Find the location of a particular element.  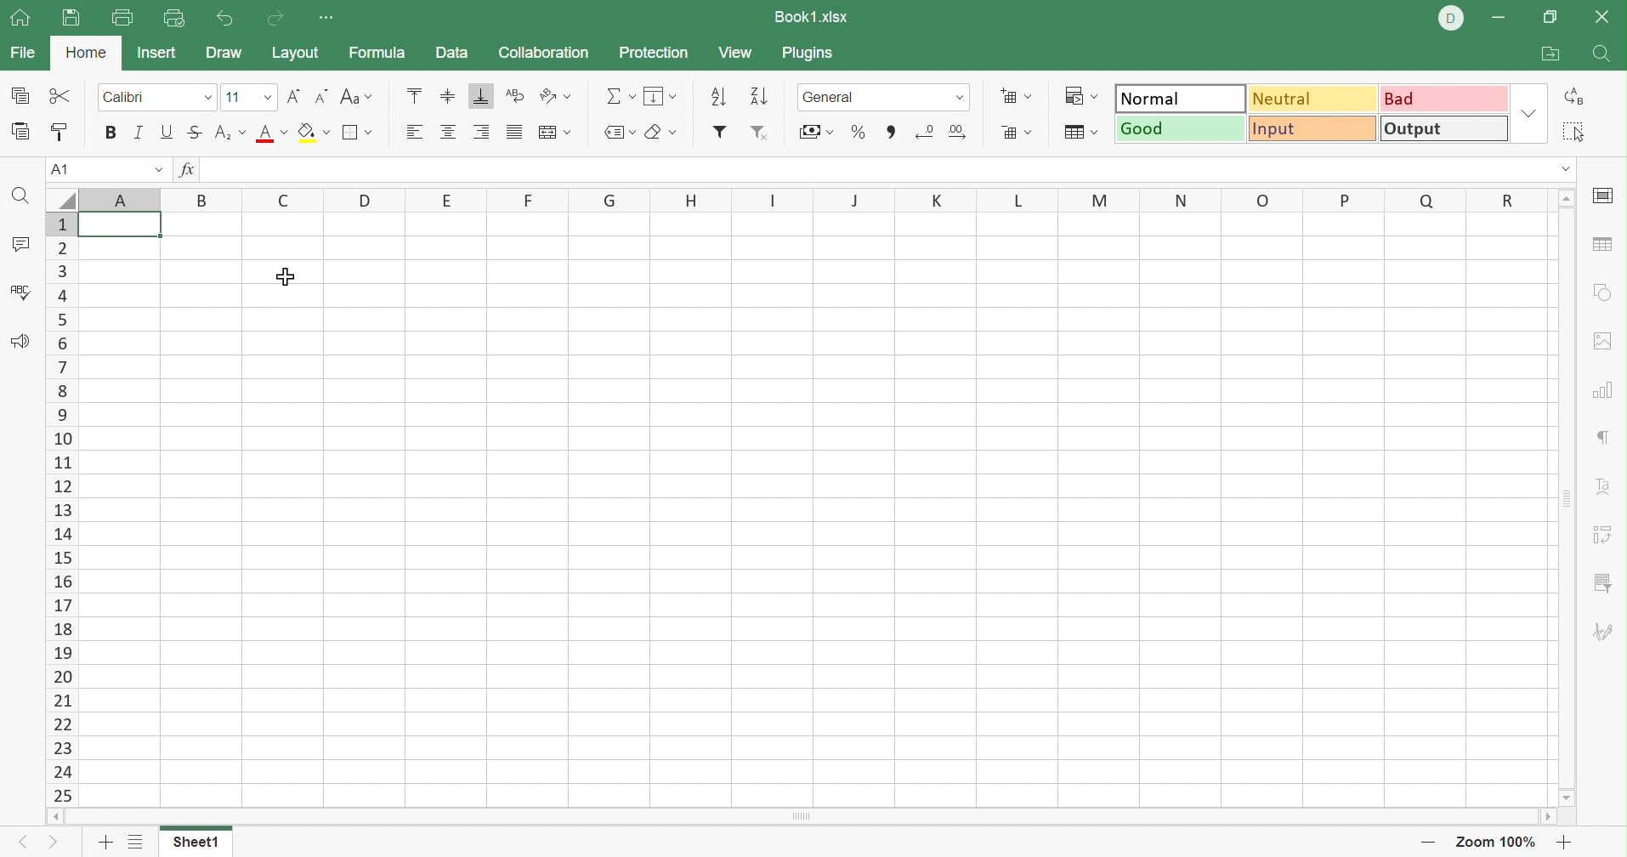

Clear is located at coordinates (660, 134).